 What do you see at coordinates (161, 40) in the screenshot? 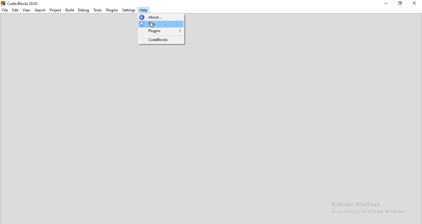
I see `codeblocks` at bounding box center [161, 40].